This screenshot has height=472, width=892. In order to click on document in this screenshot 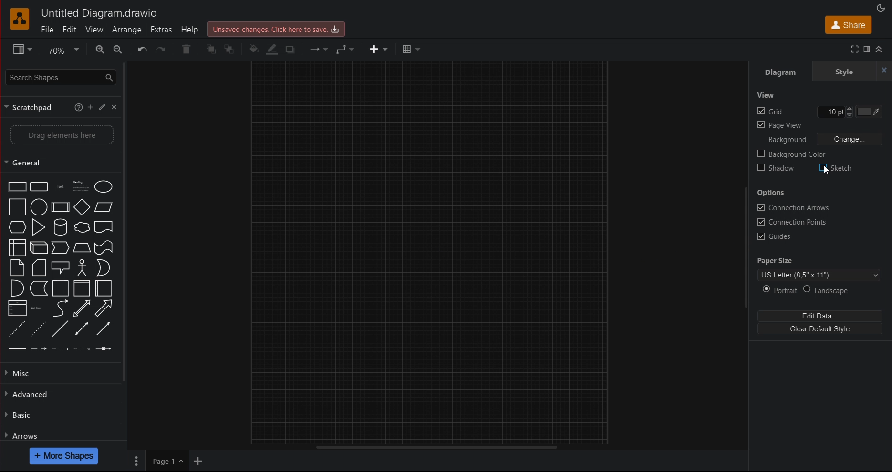, I will do `click(105, 228)`.